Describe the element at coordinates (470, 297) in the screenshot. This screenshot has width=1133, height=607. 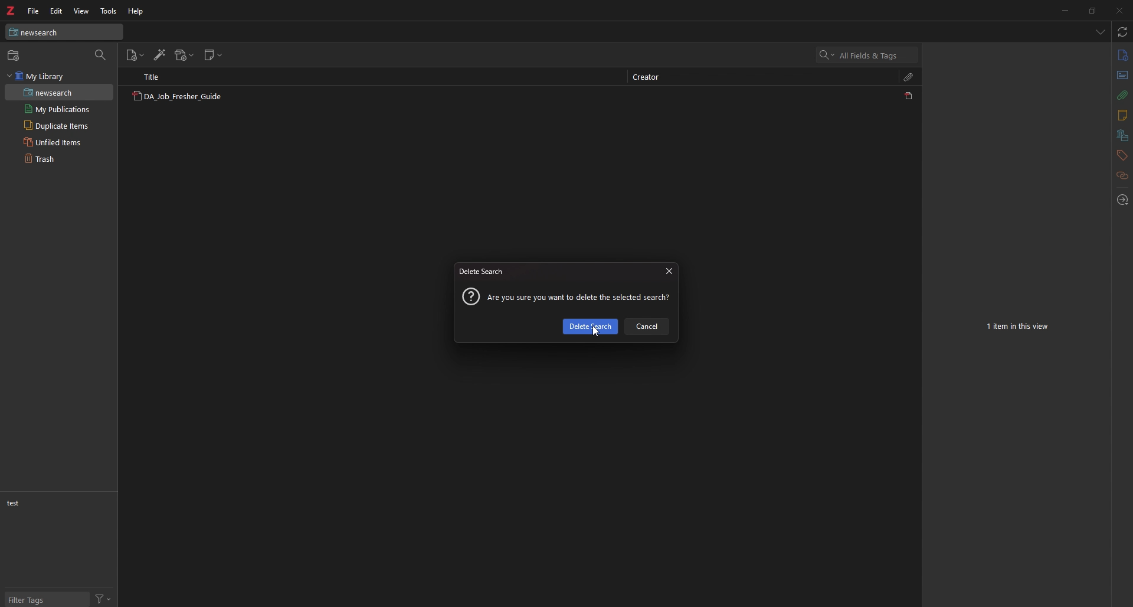
I see `question mark` at that location.